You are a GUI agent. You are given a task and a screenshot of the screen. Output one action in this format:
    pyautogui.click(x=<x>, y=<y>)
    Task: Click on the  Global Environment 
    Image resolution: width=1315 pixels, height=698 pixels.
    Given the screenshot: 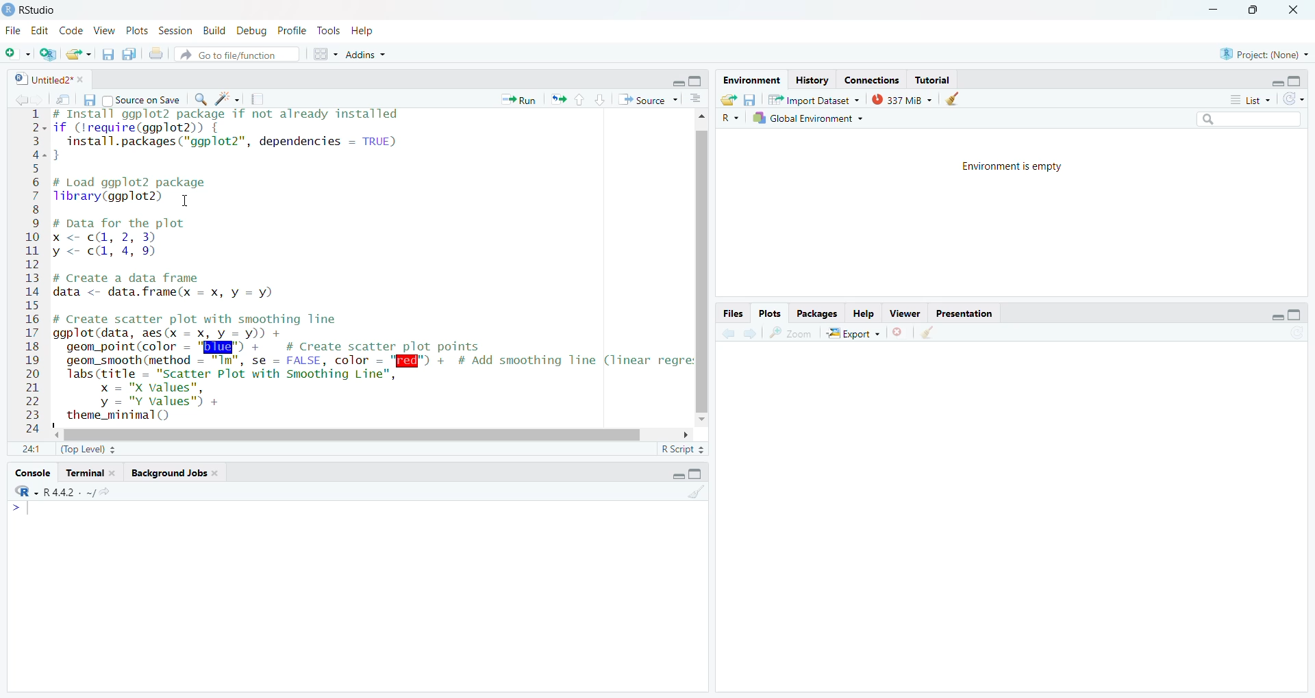 What is the action you would take?
    pyautogui.click(x=808, y=118)
    